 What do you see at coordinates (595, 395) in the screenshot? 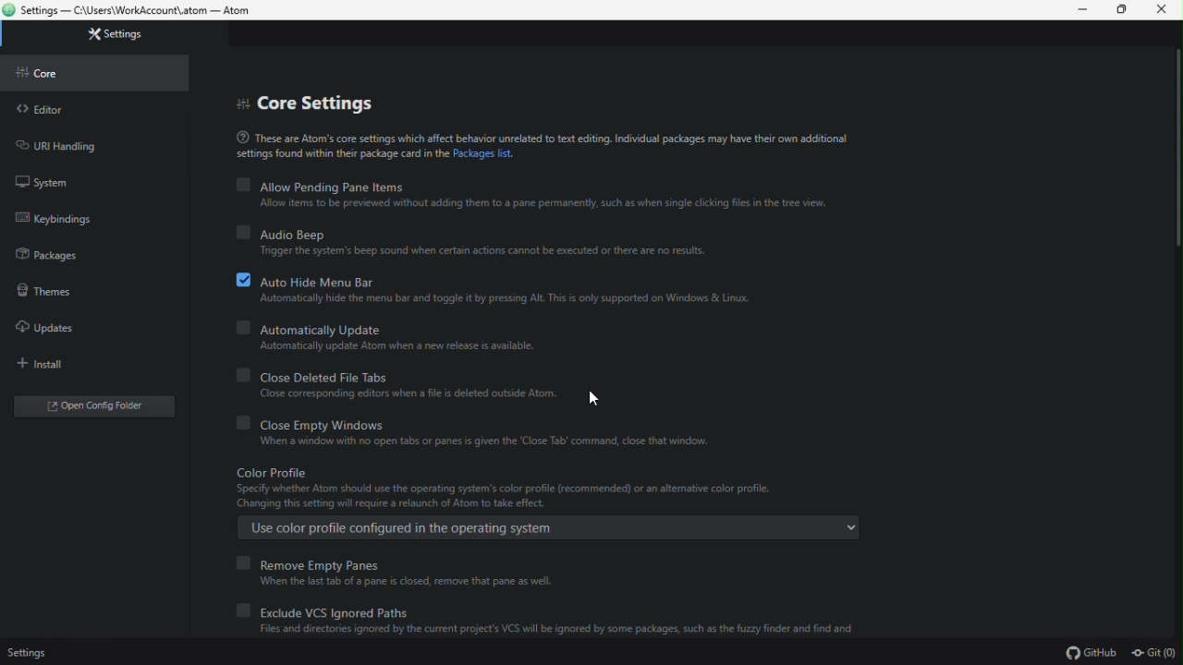
I see `Cursor` at bounding box center [595, 395].